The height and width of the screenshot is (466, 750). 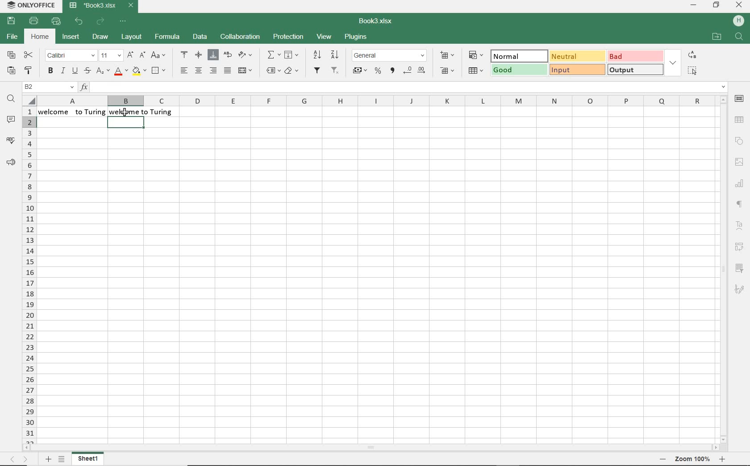 I want to click on collaboration, so click(x=241, y=37).